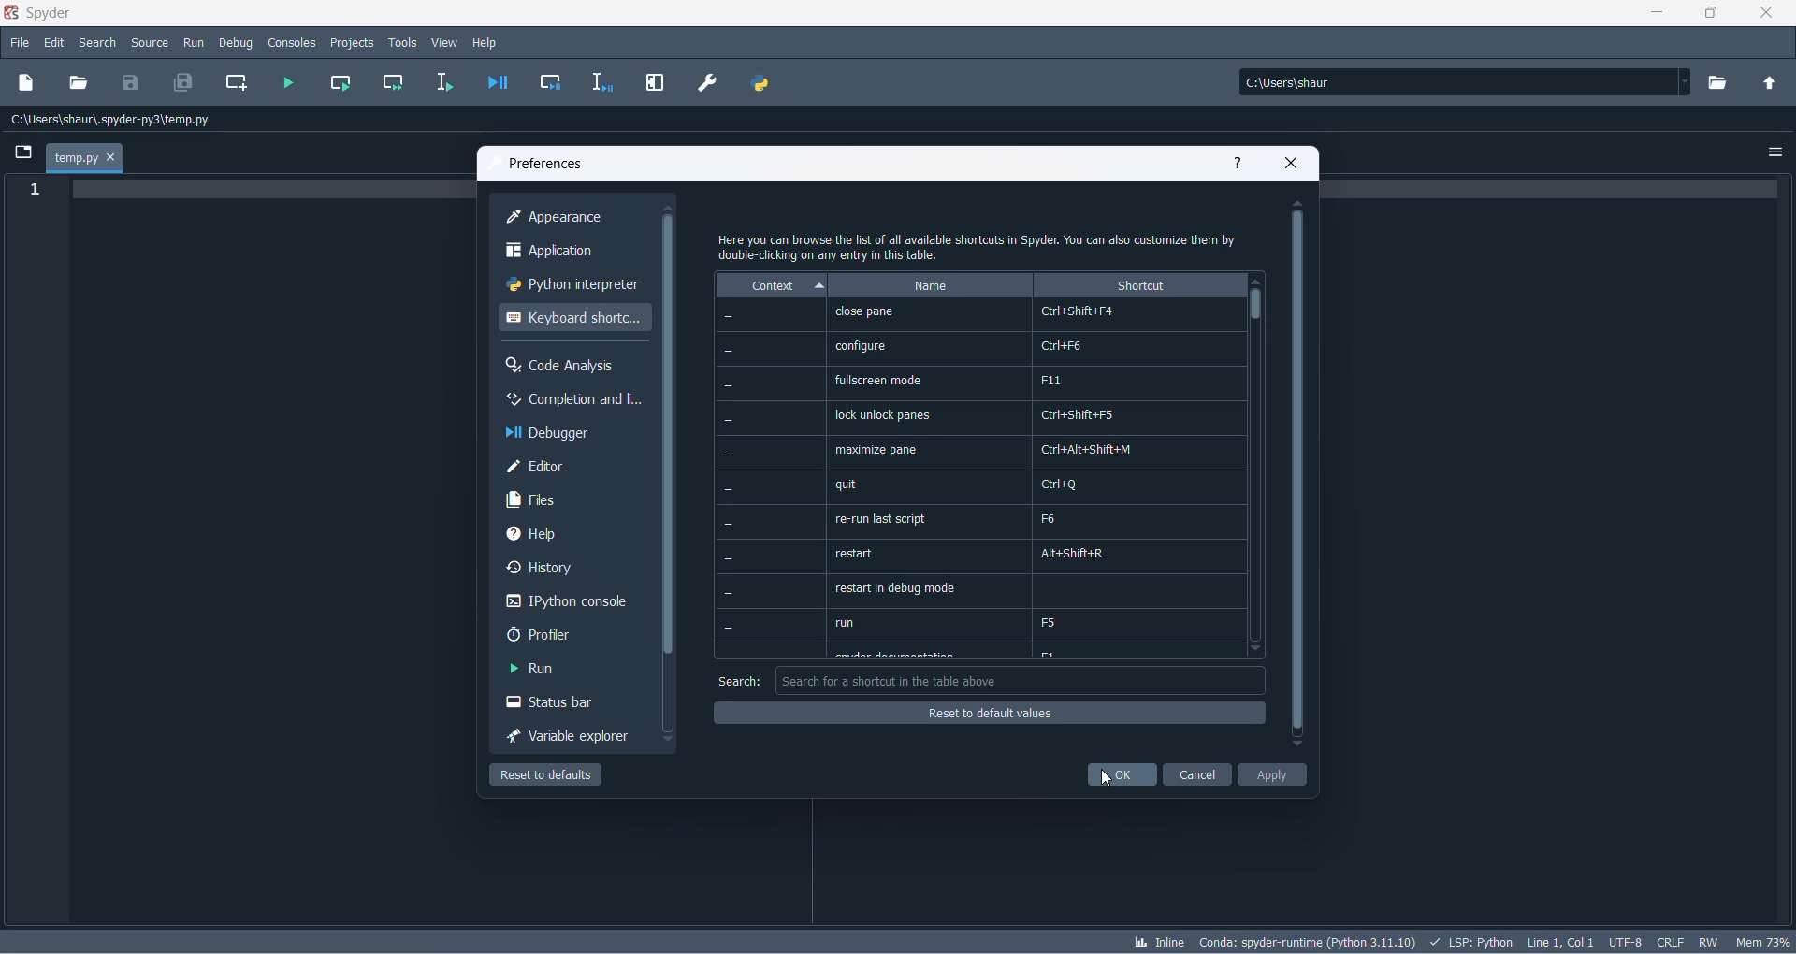  Describe the element at coordinates (666, 740) in the screenshot. I see `move down` at that location.